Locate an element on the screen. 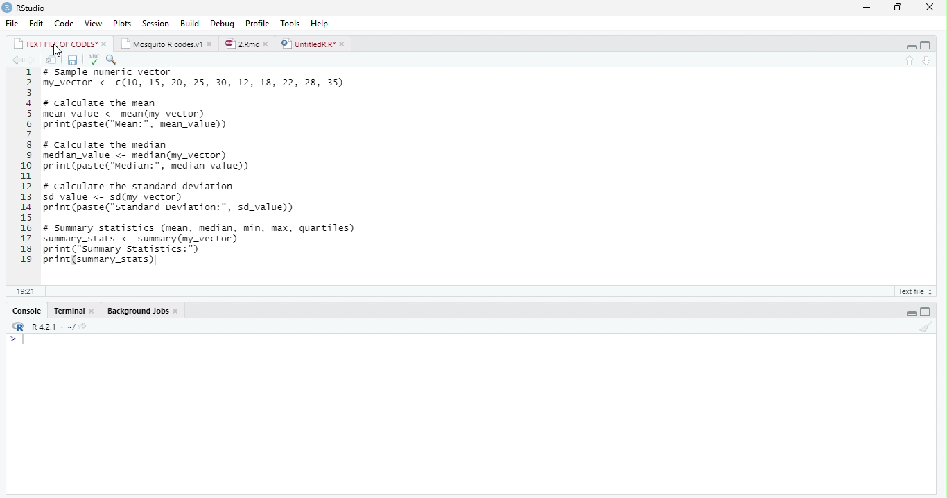 Image resolution: width=947 pixels, height=498 pixels. line numbers is located at coordinates (23, 166).